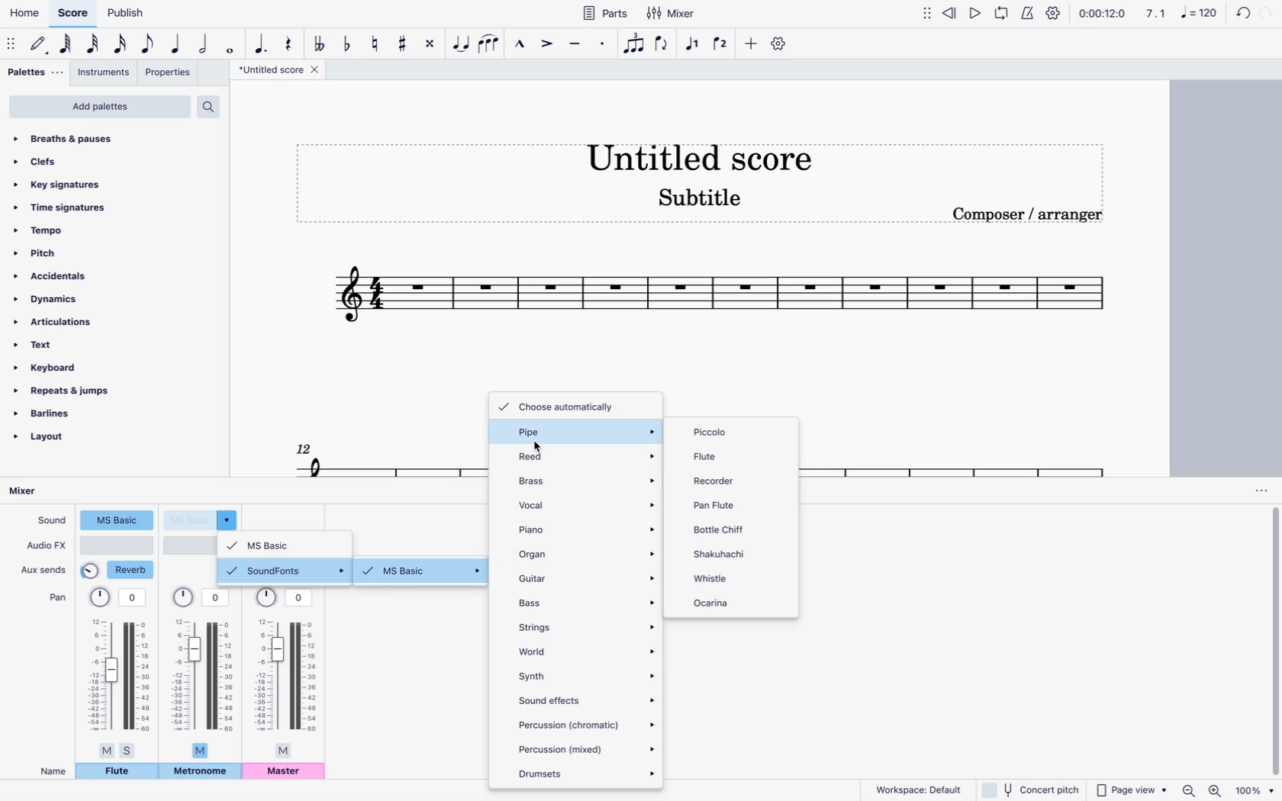 The image size is (1282, 801). What do you see at coordinates (719, 299) in the screenshot?
I see `score` at bounding box center [719, 299].